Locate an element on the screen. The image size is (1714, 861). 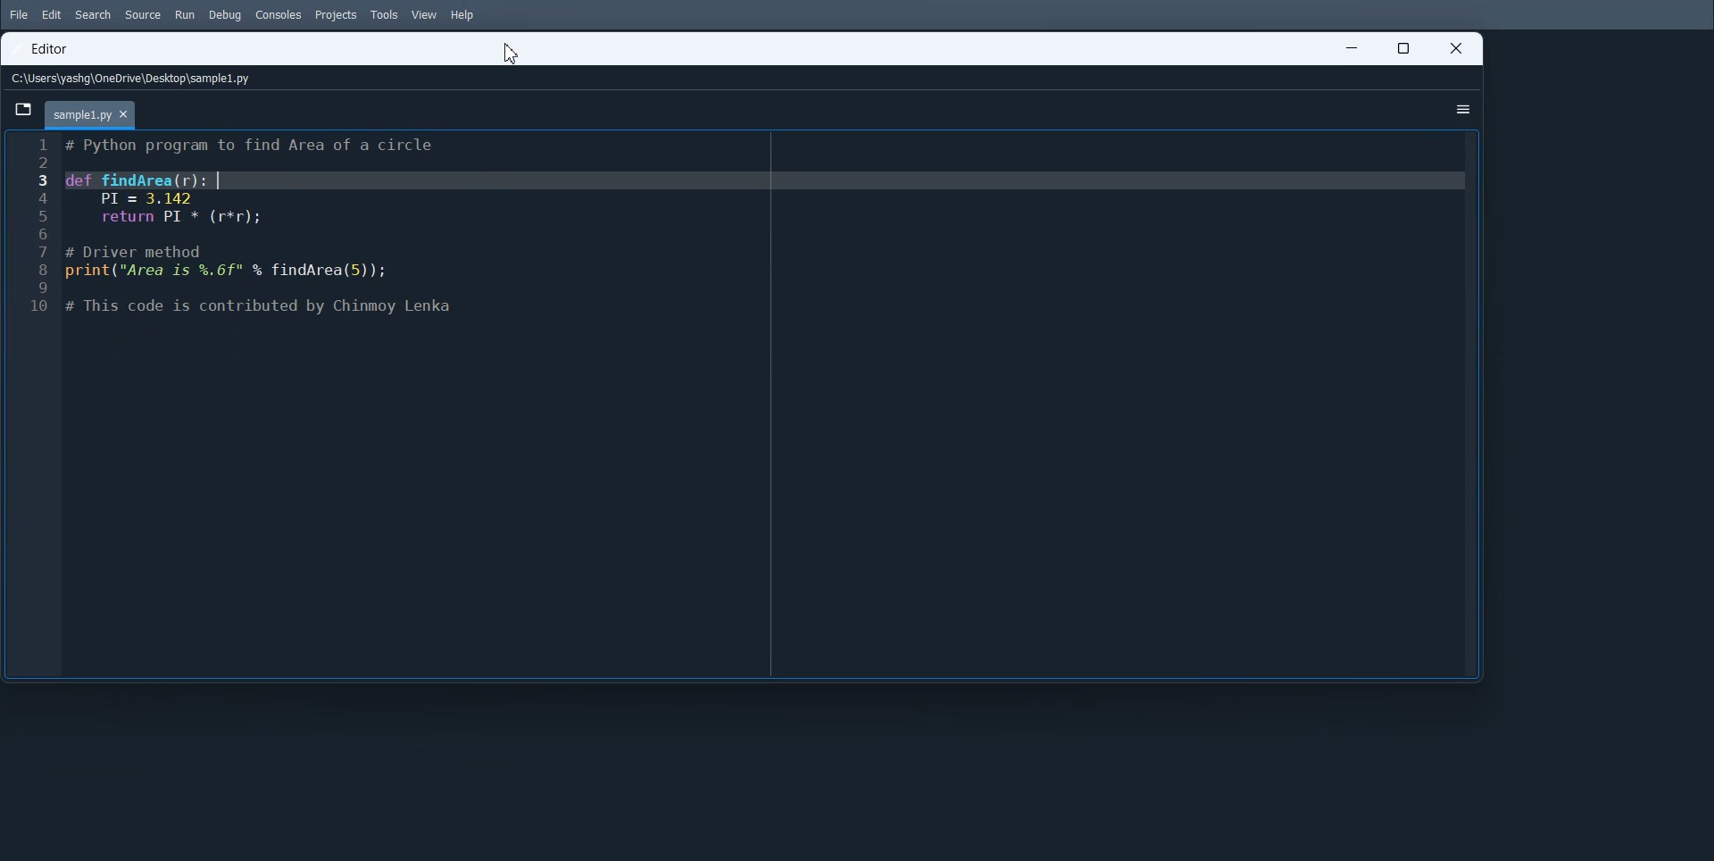
# Function to find the area of a circle def findArea(r):     PI = 3.143     return PI * (r * r)  # Driver method radius = 5  # You can change the value of radius to test with different inputs print("Area is", findArea(radius)) is located at coordinates (770, 404).